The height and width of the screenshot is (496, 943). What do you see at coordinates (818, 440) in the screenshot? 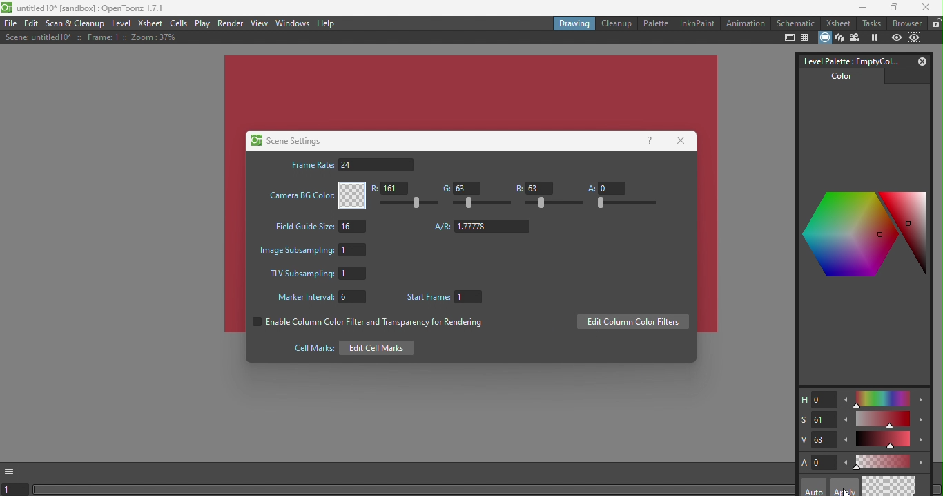
I see `V` at bounding box center [818, 440].